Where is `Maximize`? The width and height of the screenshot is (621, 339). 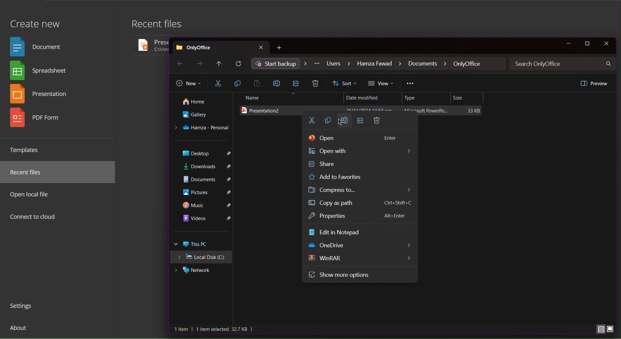 Maximize is located at coordinates (588, 44).